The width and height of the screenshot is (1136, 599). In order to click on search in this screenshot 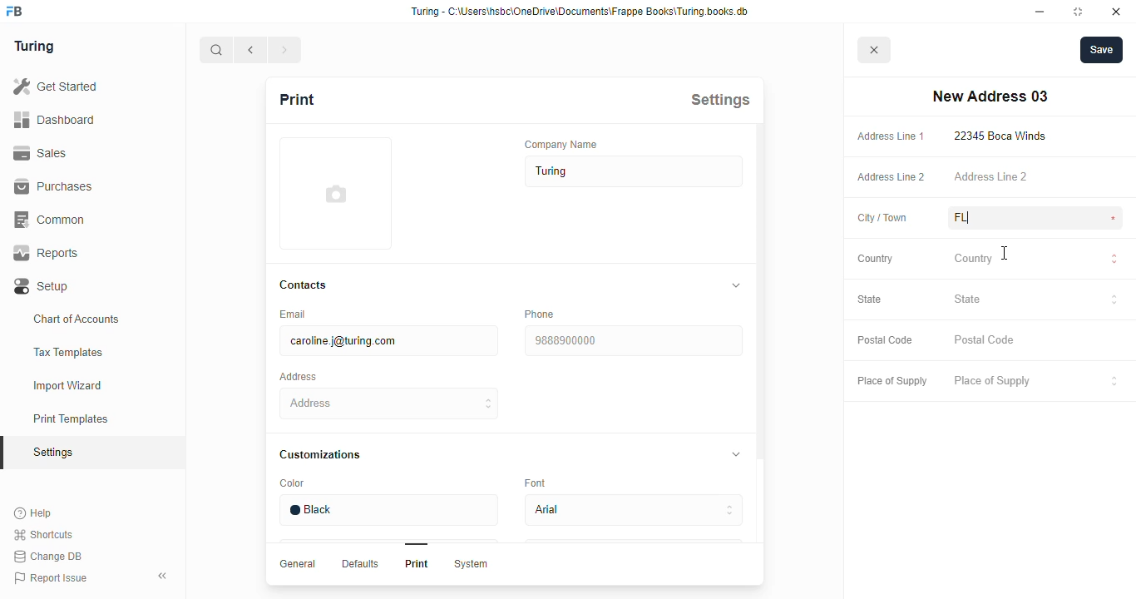, I will do `click(216, 50)`.